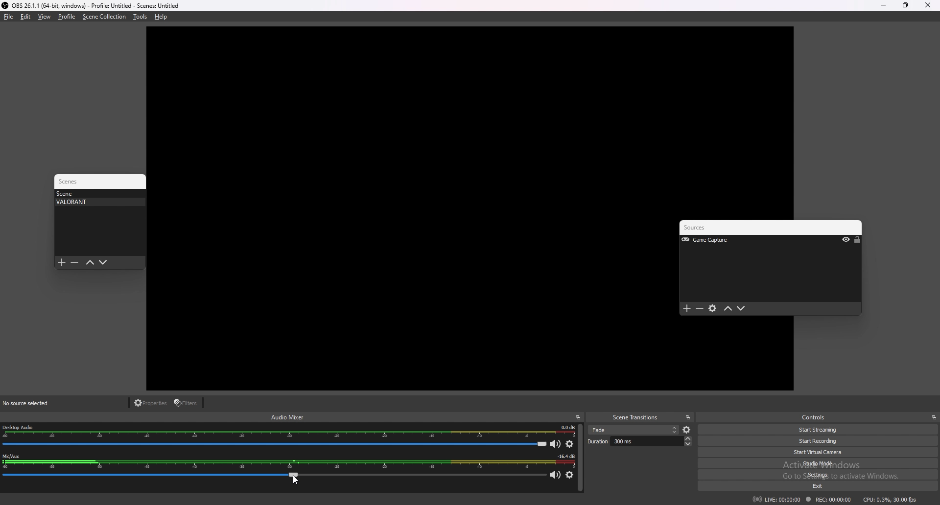 This screenshot has height=505, width=940. What do you see at coordinates (556, 476) in the screenshot?
I see `mic/aux mute` at bounding box center [556, 476].